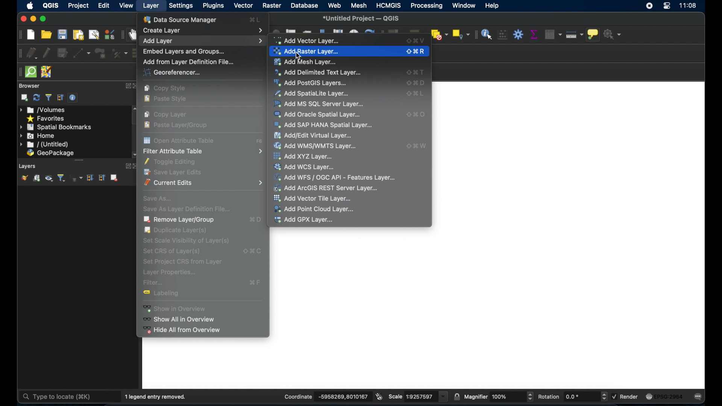 The width and height of the screenshot is (722, 406). I want to click on coordinate, so click(297, 396).